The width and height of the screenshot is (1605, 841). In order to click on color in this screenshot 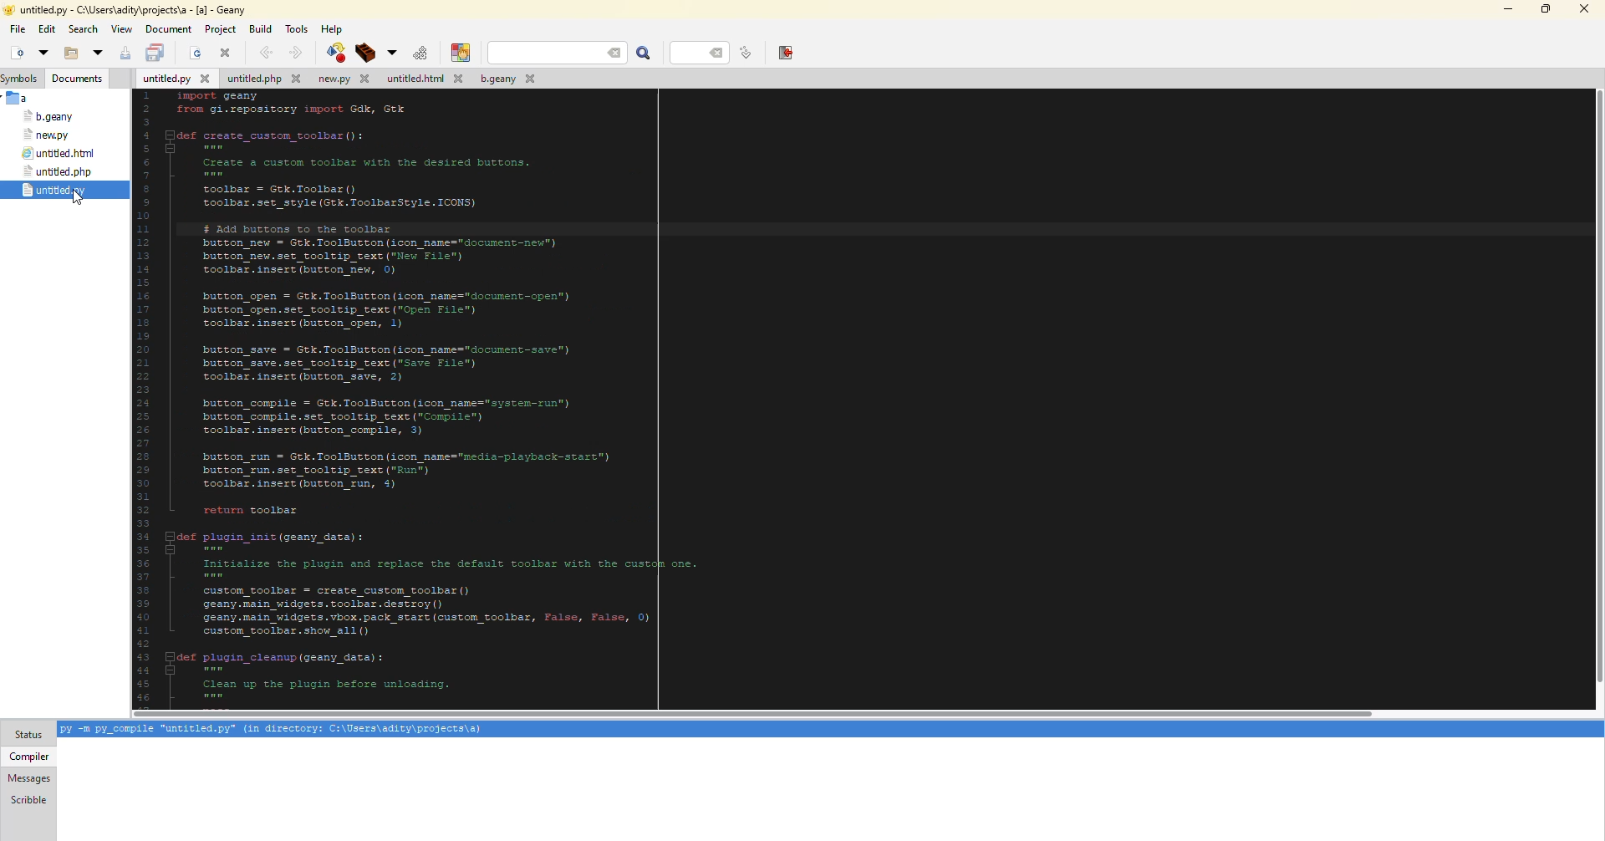, I will do `click(460, 52)`.